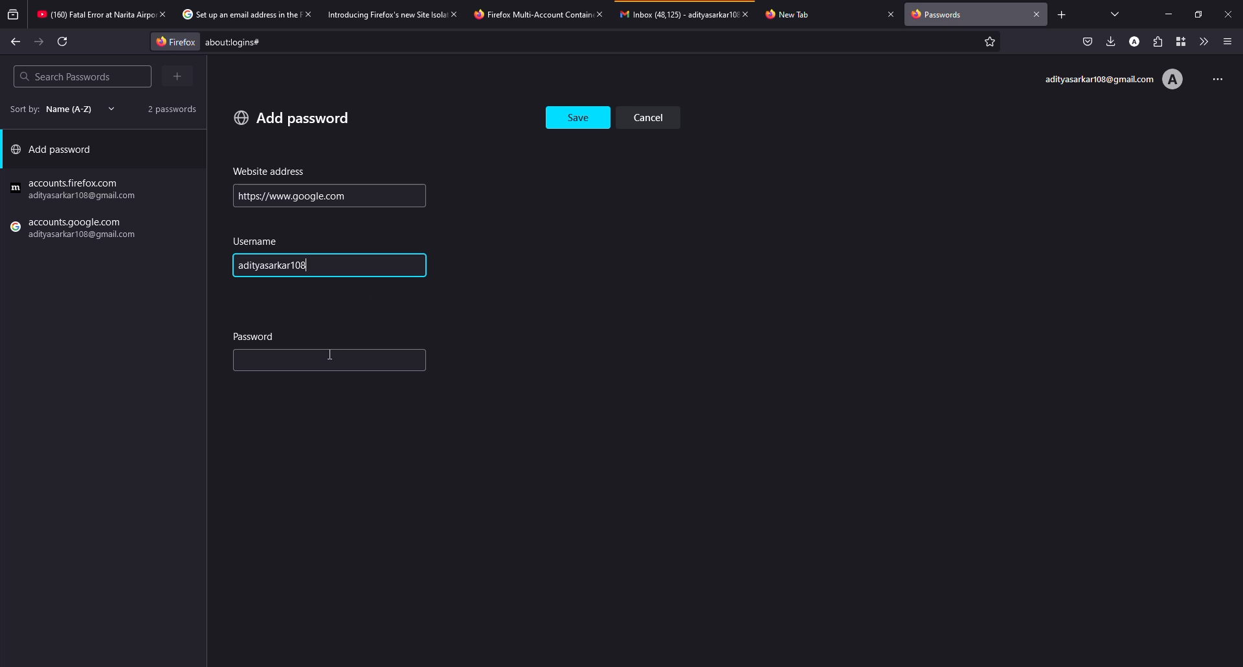 The height and width of the screenshot is (667, 1243). What do you see at coordinates (456, 14) in the screenshot?
I see `close` at bounding box center [456, 14].